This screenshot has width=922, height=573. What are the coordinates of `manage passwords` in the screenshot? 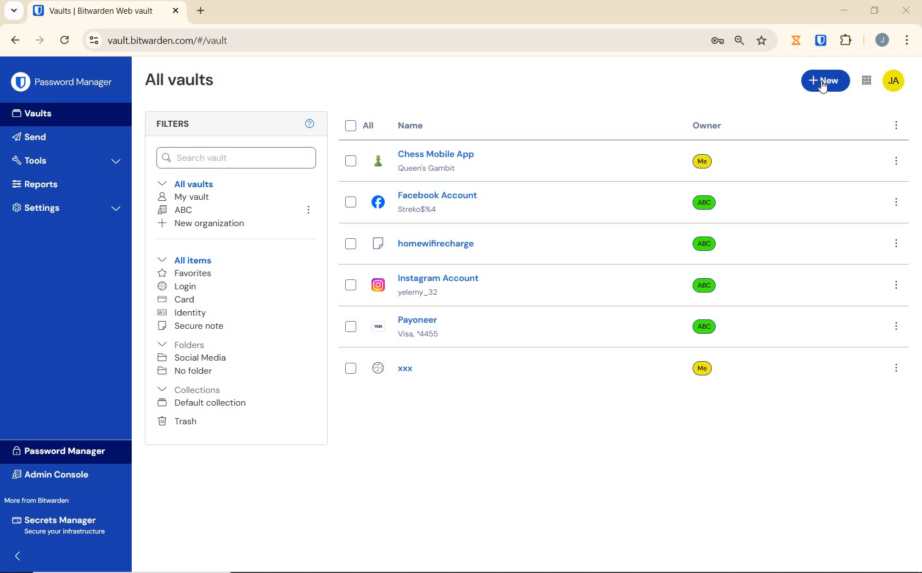 It's located at (717, 42).